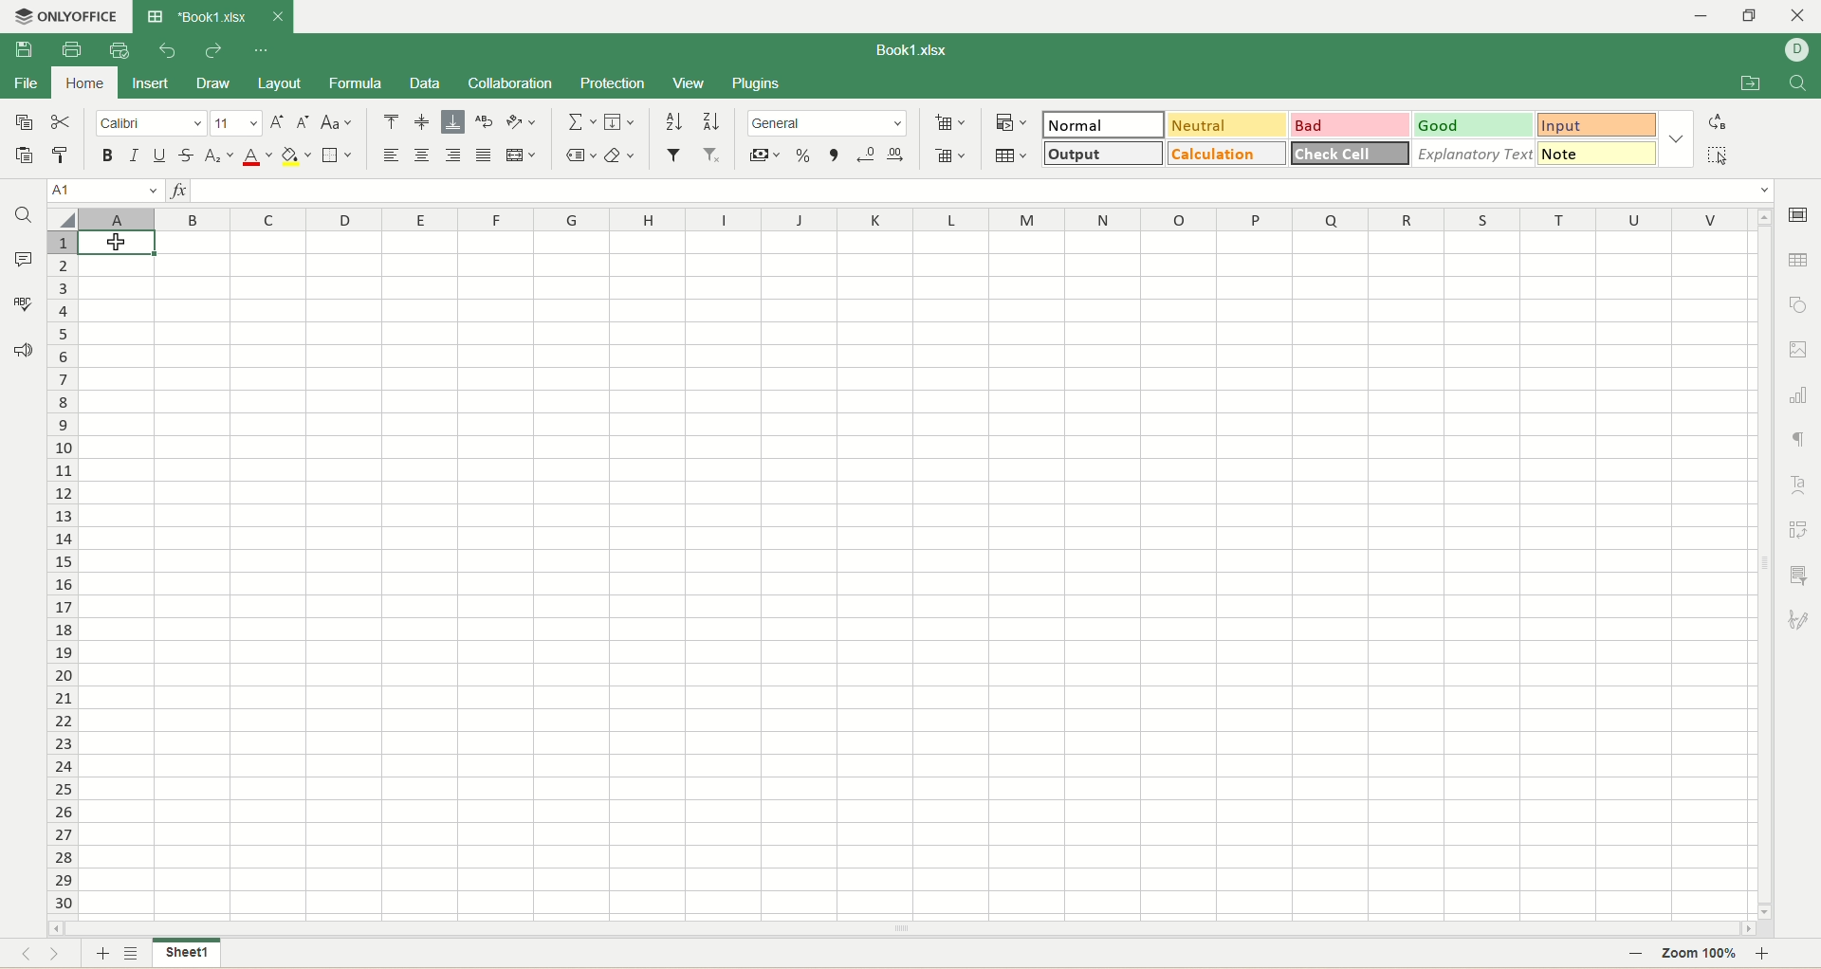 The width and height of the screenshot is (1821, 969). I want to click on change case, so click(337, 122).